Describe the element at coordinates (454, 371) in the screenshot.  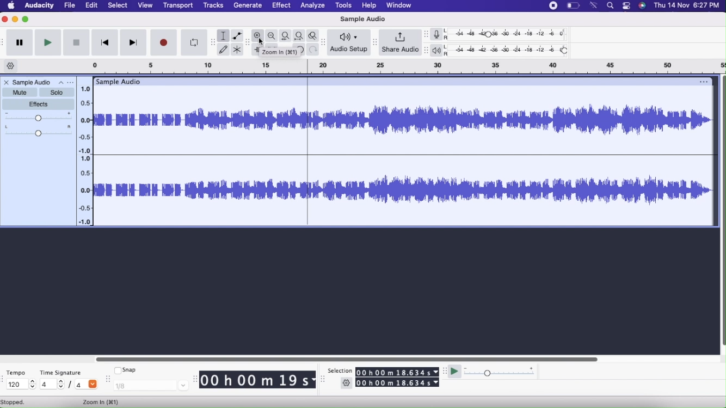
I see `Play at speed` at that location.